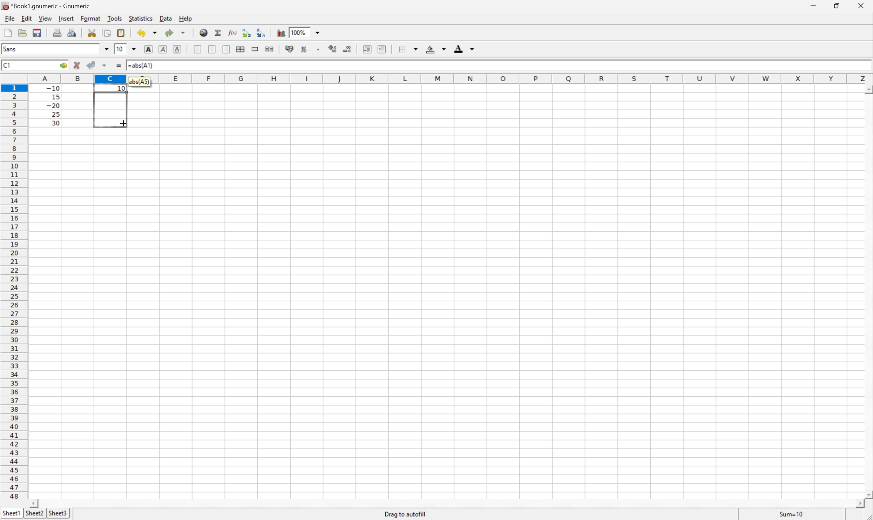 The image size is (873, 520). What do you see at coordinates (122, 33) in the screenshot?
I see `Paste the clipboard` at bounding box center [122, 33].